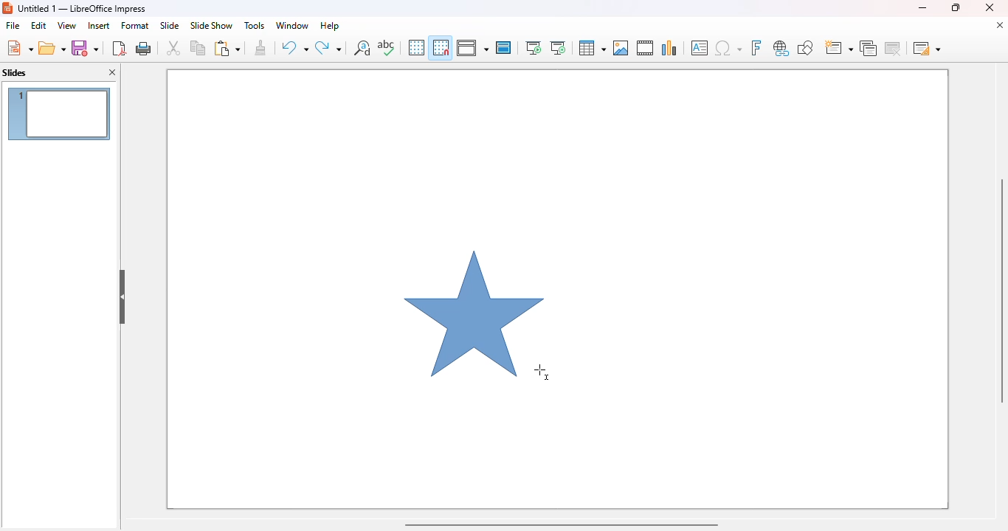 This screenshot has width=1008, height=531. What do you see at coordinates (211, 26) in the screenshot?
I see `slide show` at bounding box center [211, 26].